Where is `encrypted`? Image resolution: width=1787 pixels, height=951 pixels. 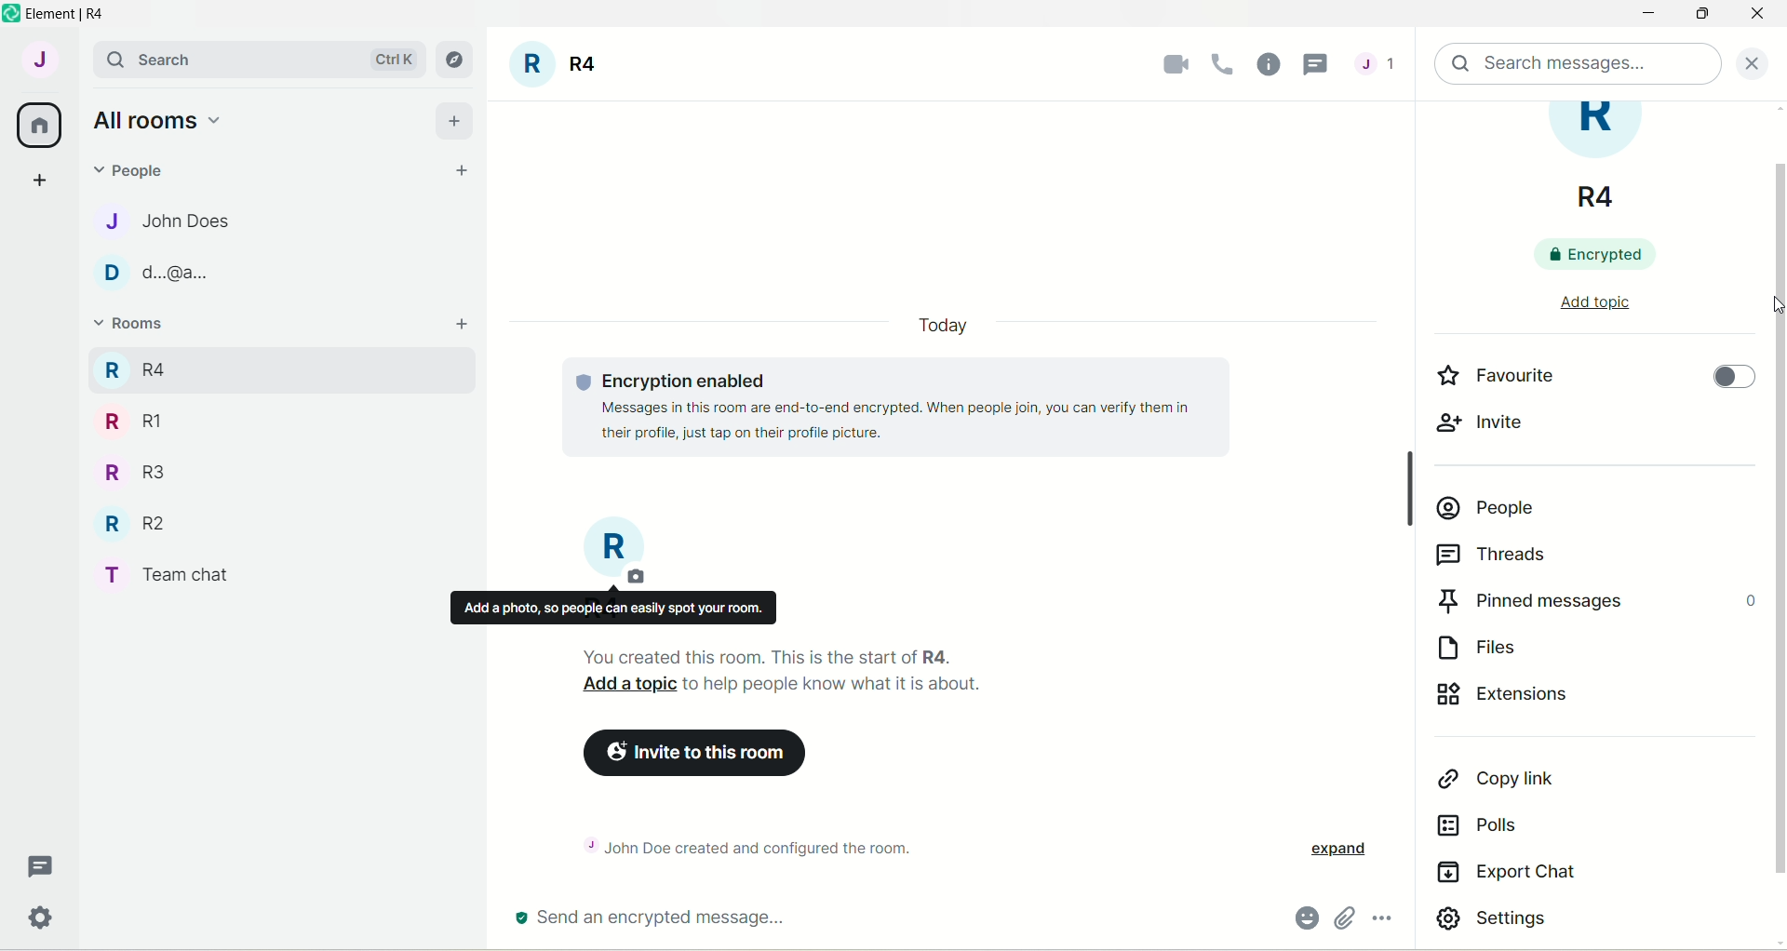 encrypted is located at coordinates (1607, 253).